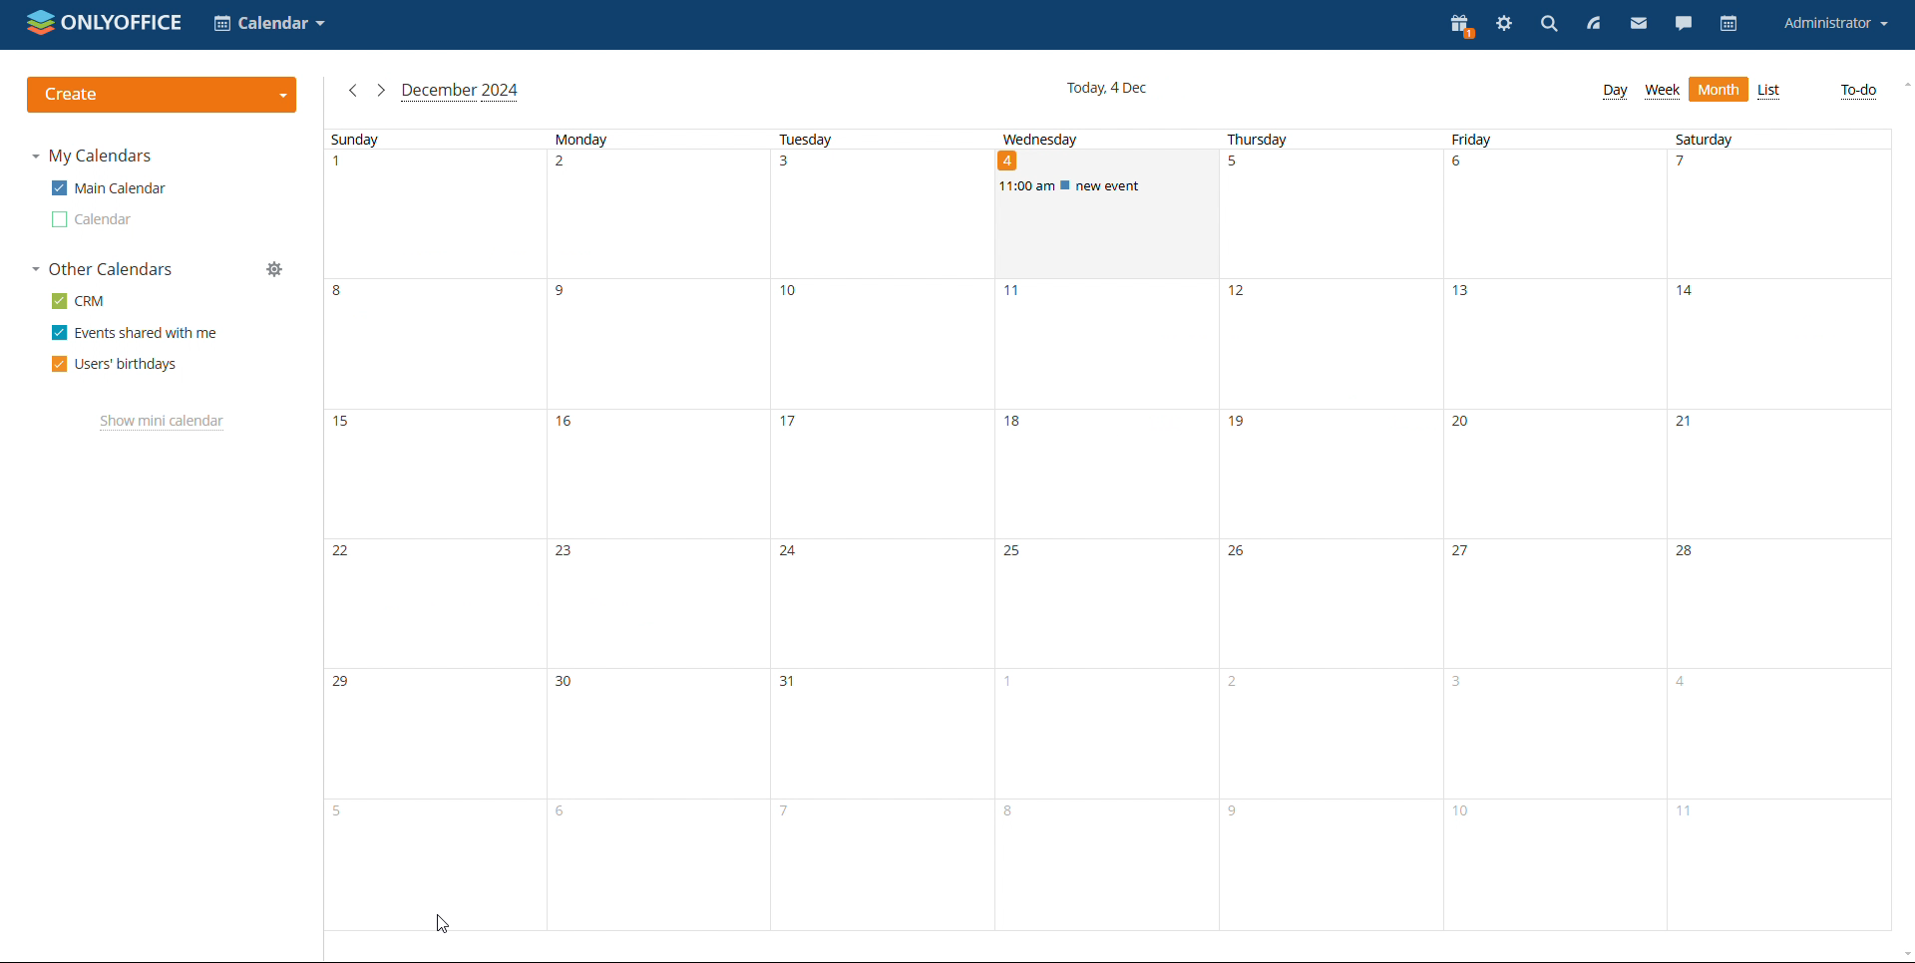 The image size is (1915, 963). I want to click on settings, so click(1502, 26).